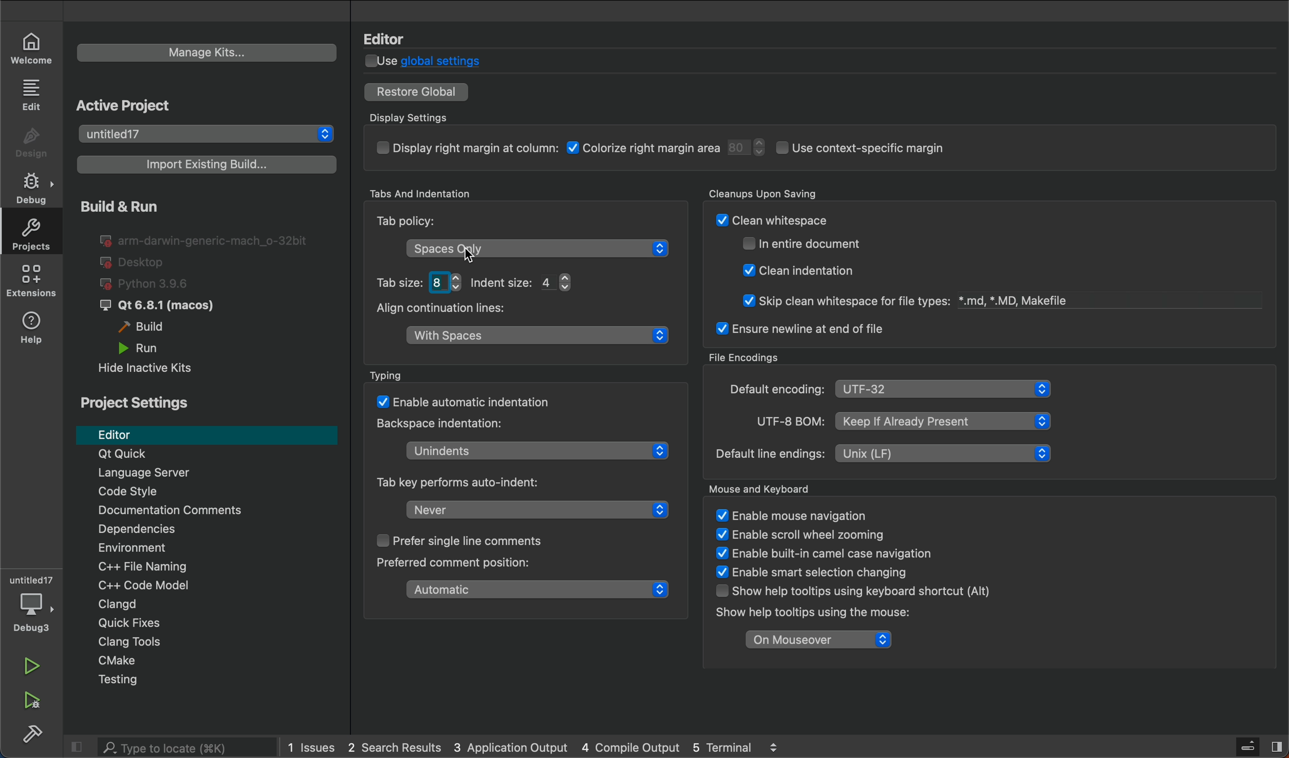 The height and width of the screenshot is (758, 1289). I want to click on Cleanups Upon Saving, so click(790, 193).